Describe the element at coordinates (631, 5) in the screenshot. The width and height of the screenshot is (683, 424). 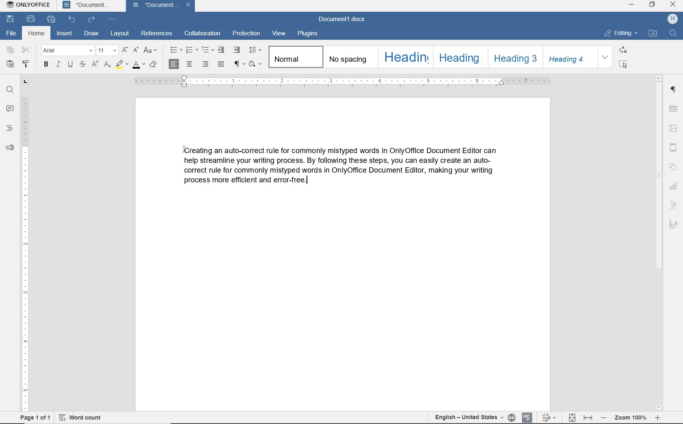
I see `minimize` at that location.